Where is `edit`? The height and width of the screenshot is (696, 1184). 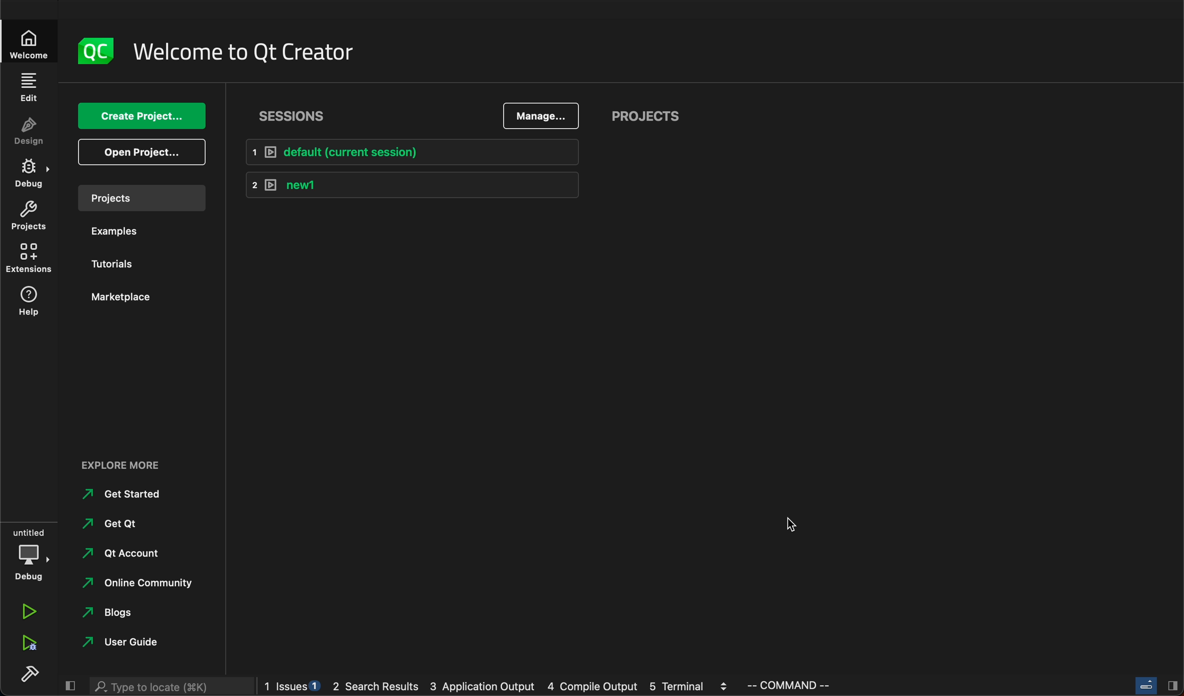
edit is located at coordinates (31, 90).